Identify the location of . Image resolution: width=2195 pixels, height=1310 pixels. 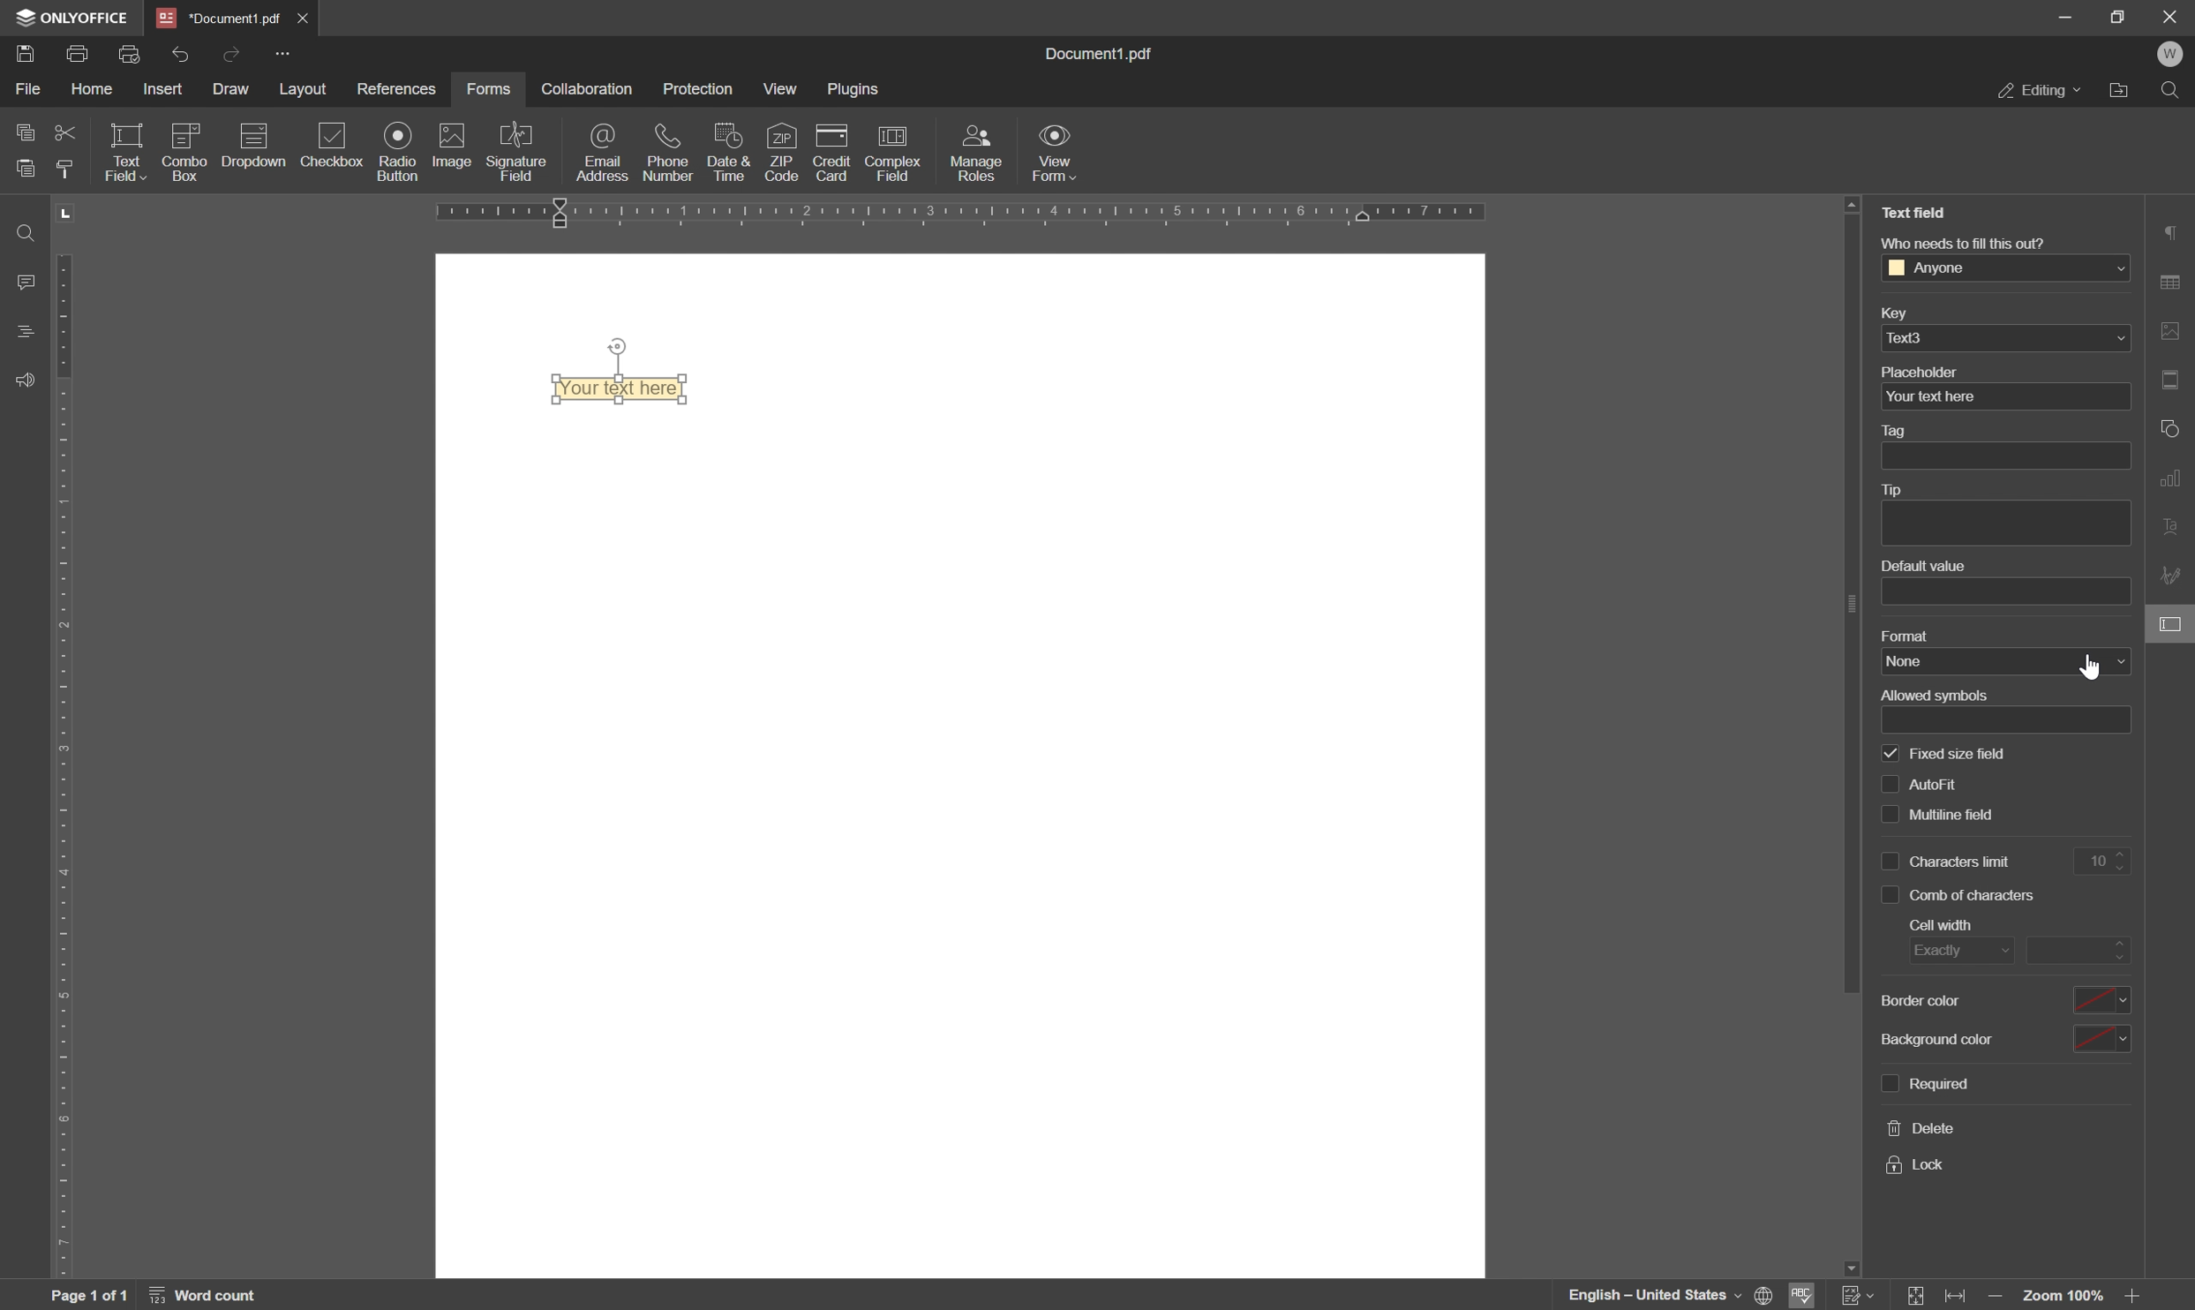
(1107, 55).